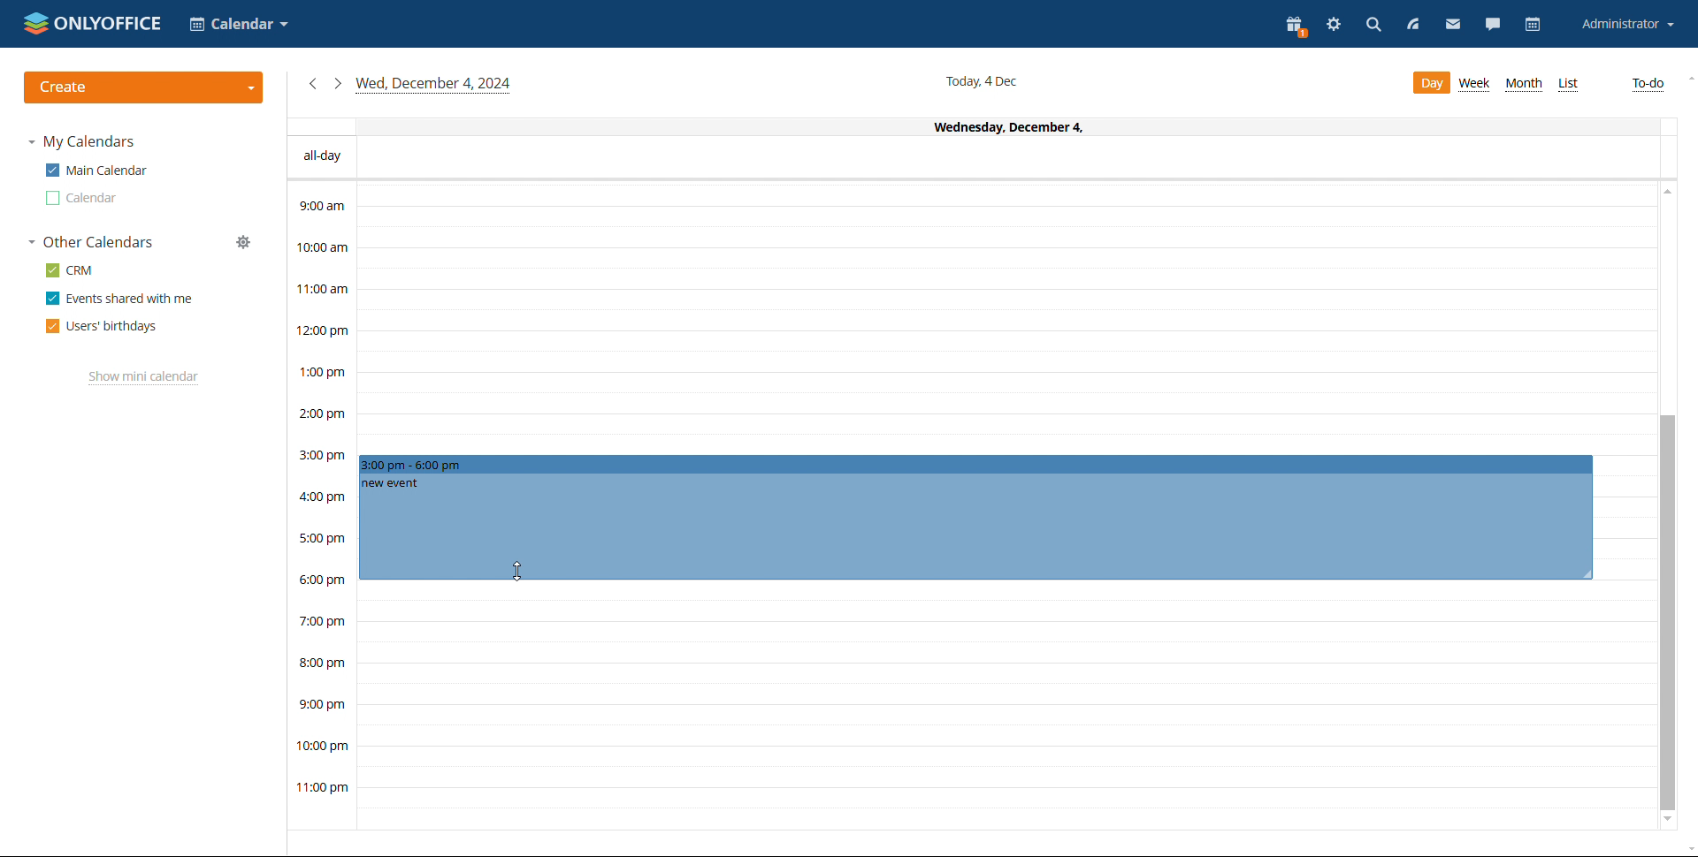 The width and height of the screenshot is (1698, 857). I want to click on create, so click(143, 87).